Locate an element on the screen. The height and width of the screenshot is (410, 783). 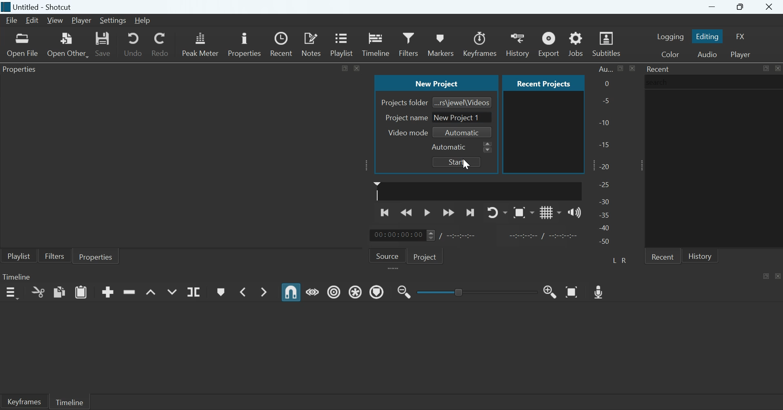
Markers is located at coordinates (440, 44).